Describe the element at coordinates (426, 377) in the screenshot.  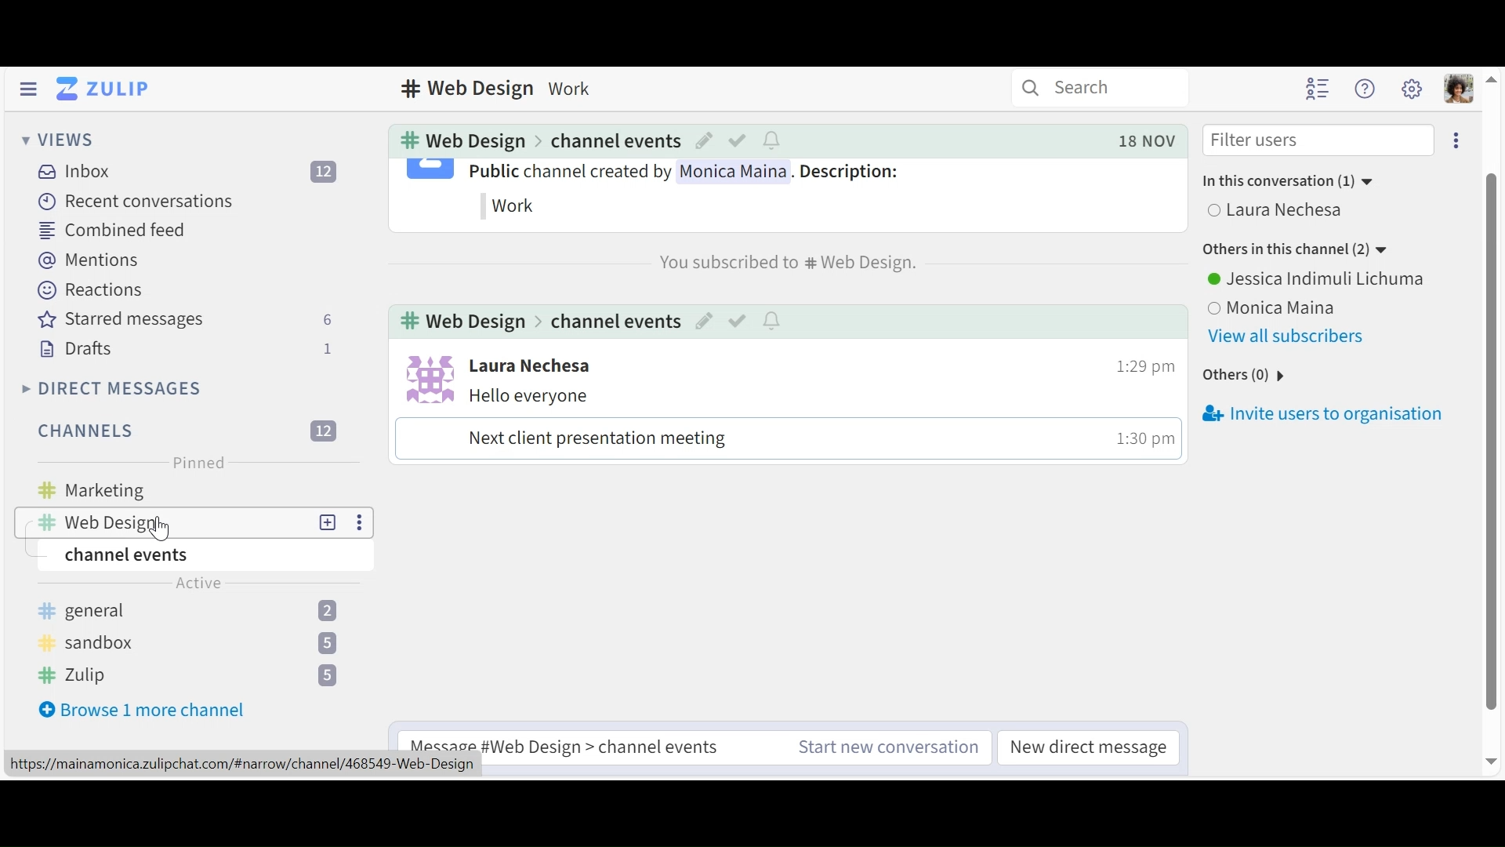
I see `profile photo` at that location.